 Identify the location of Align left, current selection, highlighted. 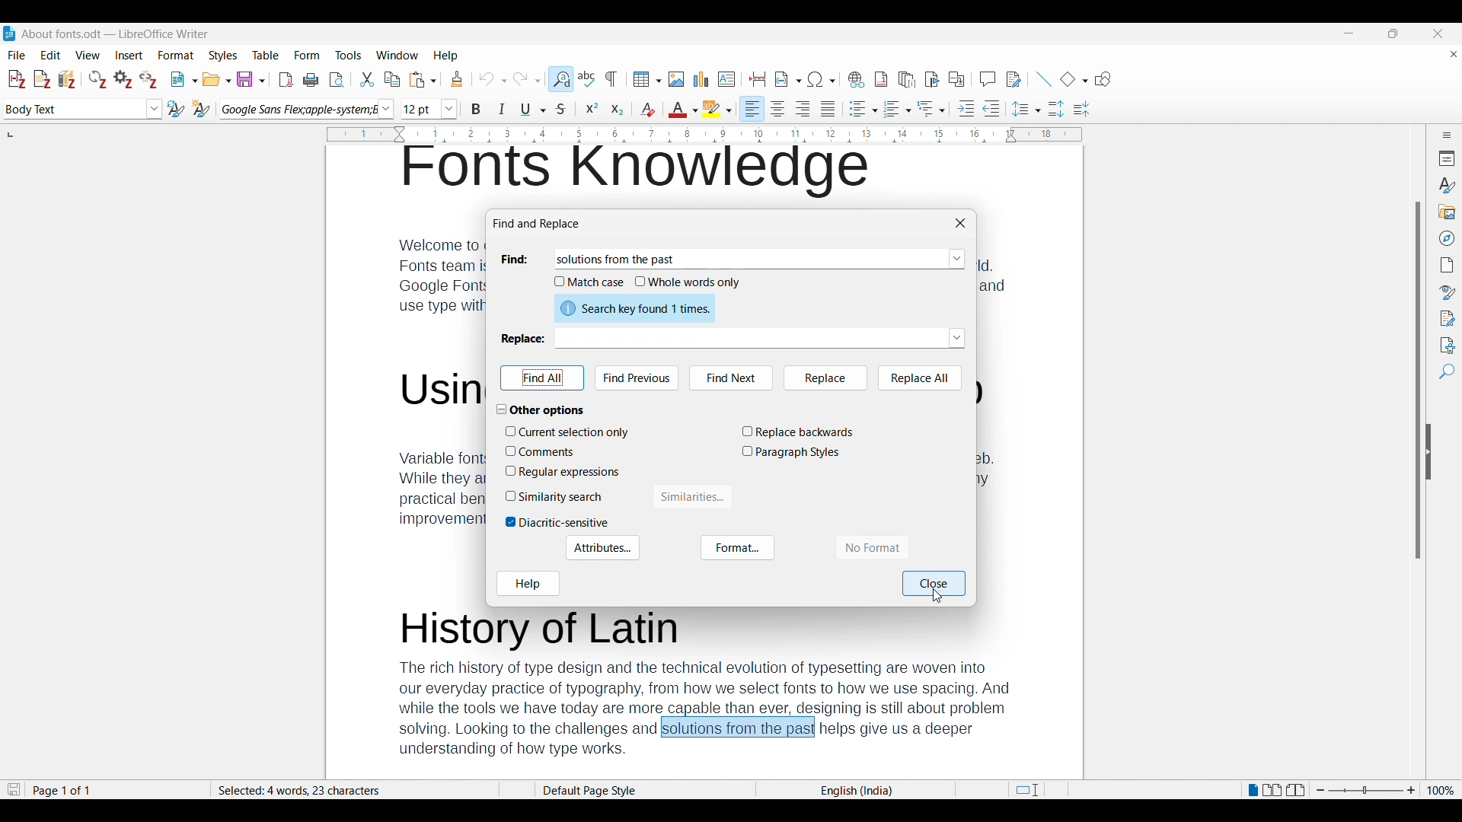
(752, 109).